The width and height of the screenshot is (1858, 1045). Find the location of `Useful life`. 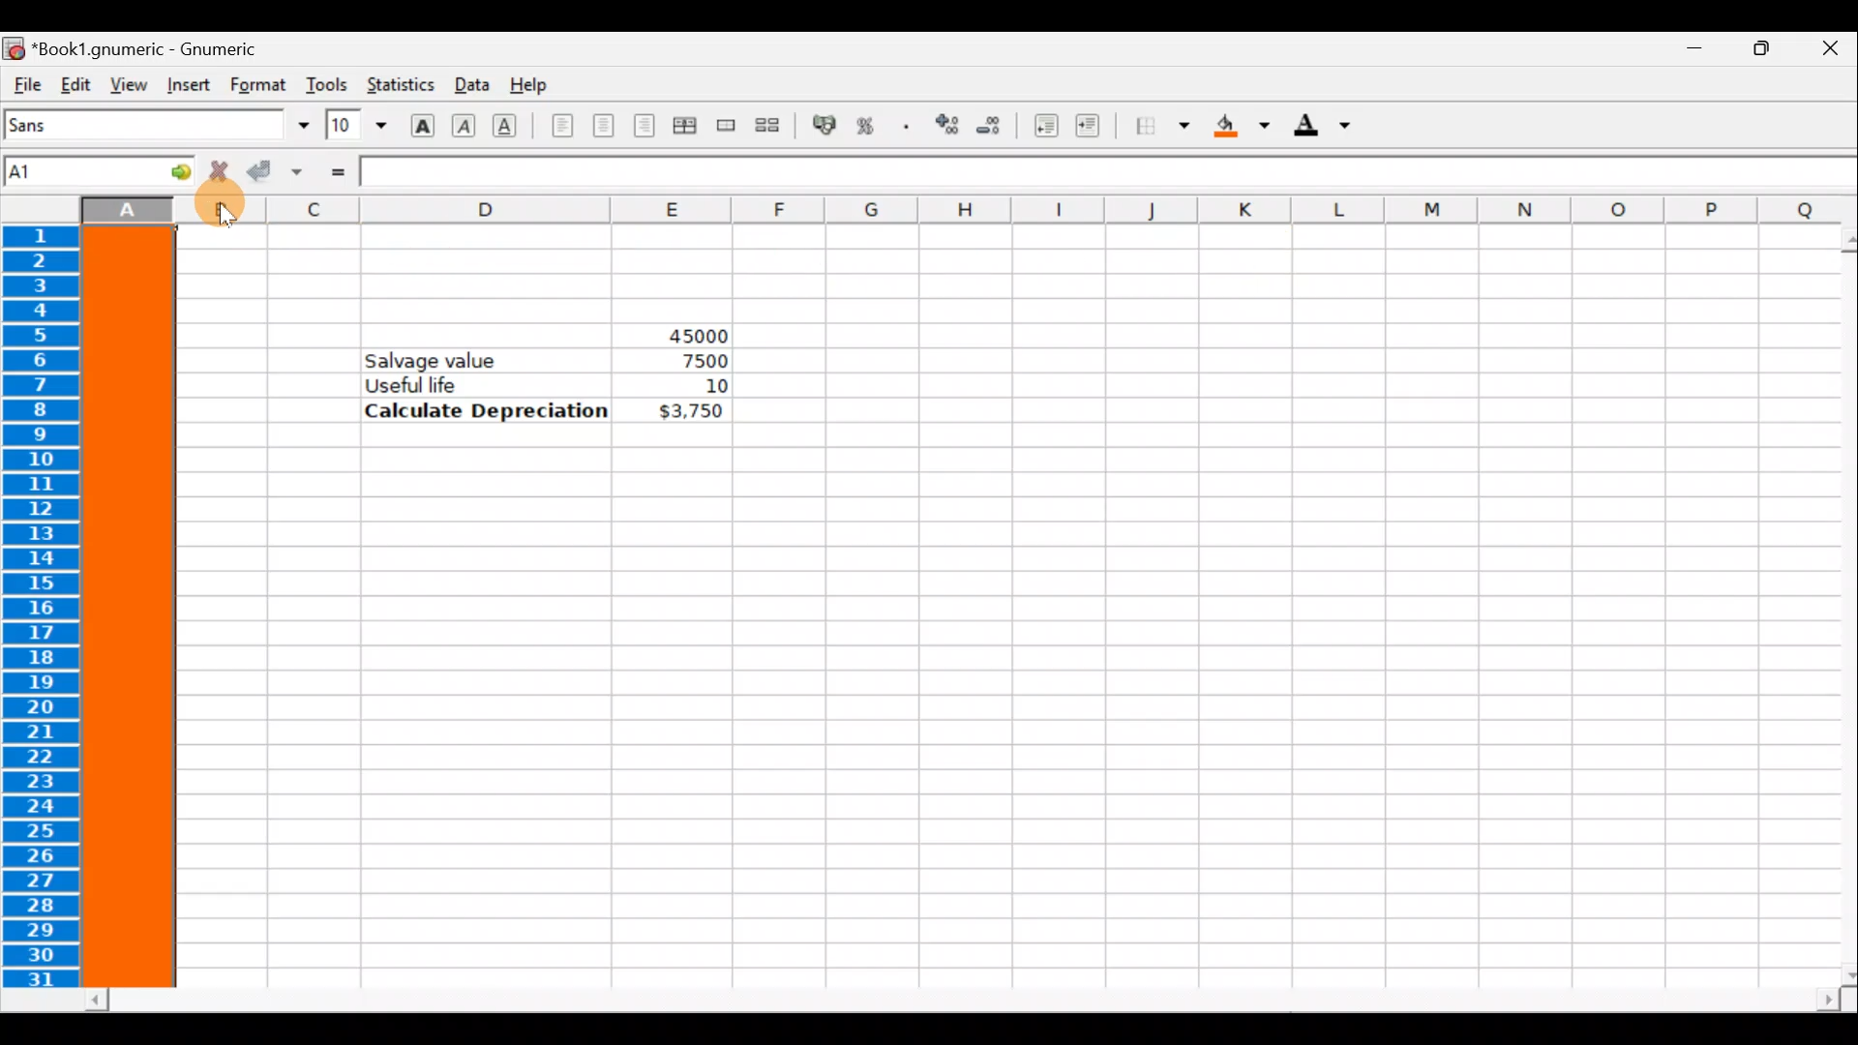

Useful life is located at coordinates (490, 384).